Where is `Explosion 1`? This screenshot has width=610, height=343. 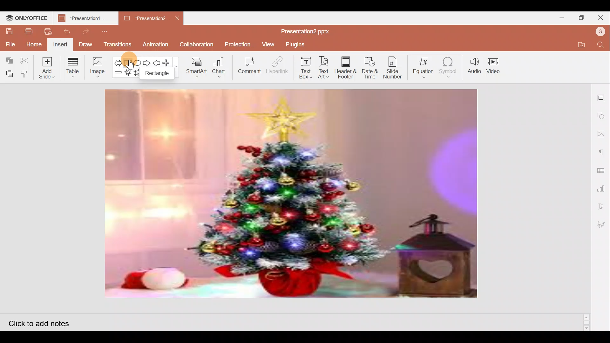
Explosion 1 is located at coordinates (128, 74).